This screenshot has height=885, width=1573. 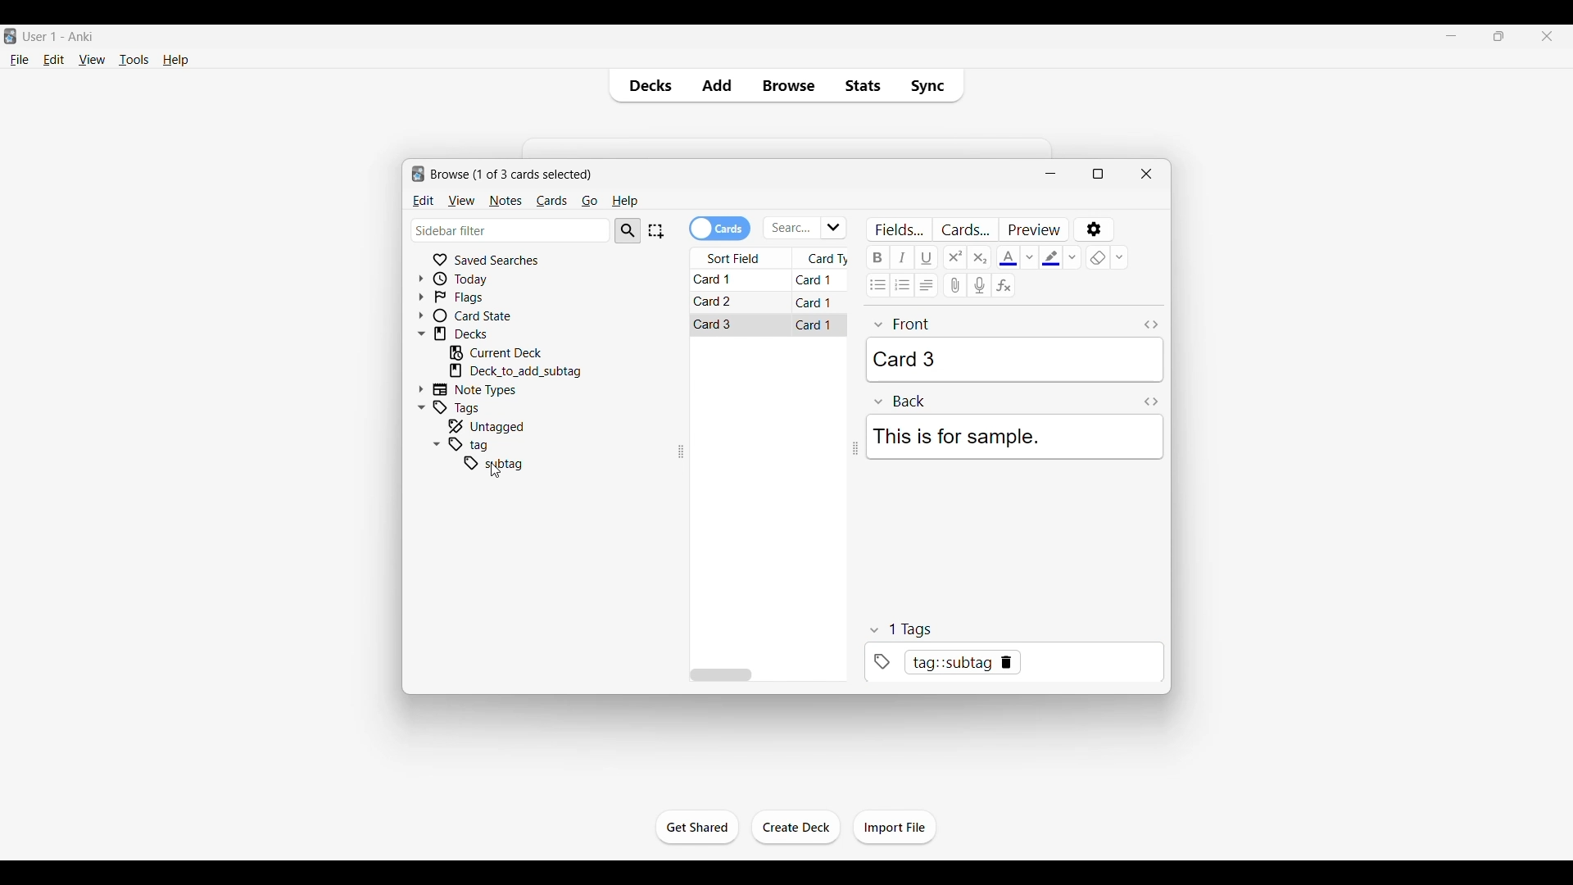 What do you see at coordinates (512, 229) in the screenshot?
I see `Click to type in search` at bounding box center [512, 229].